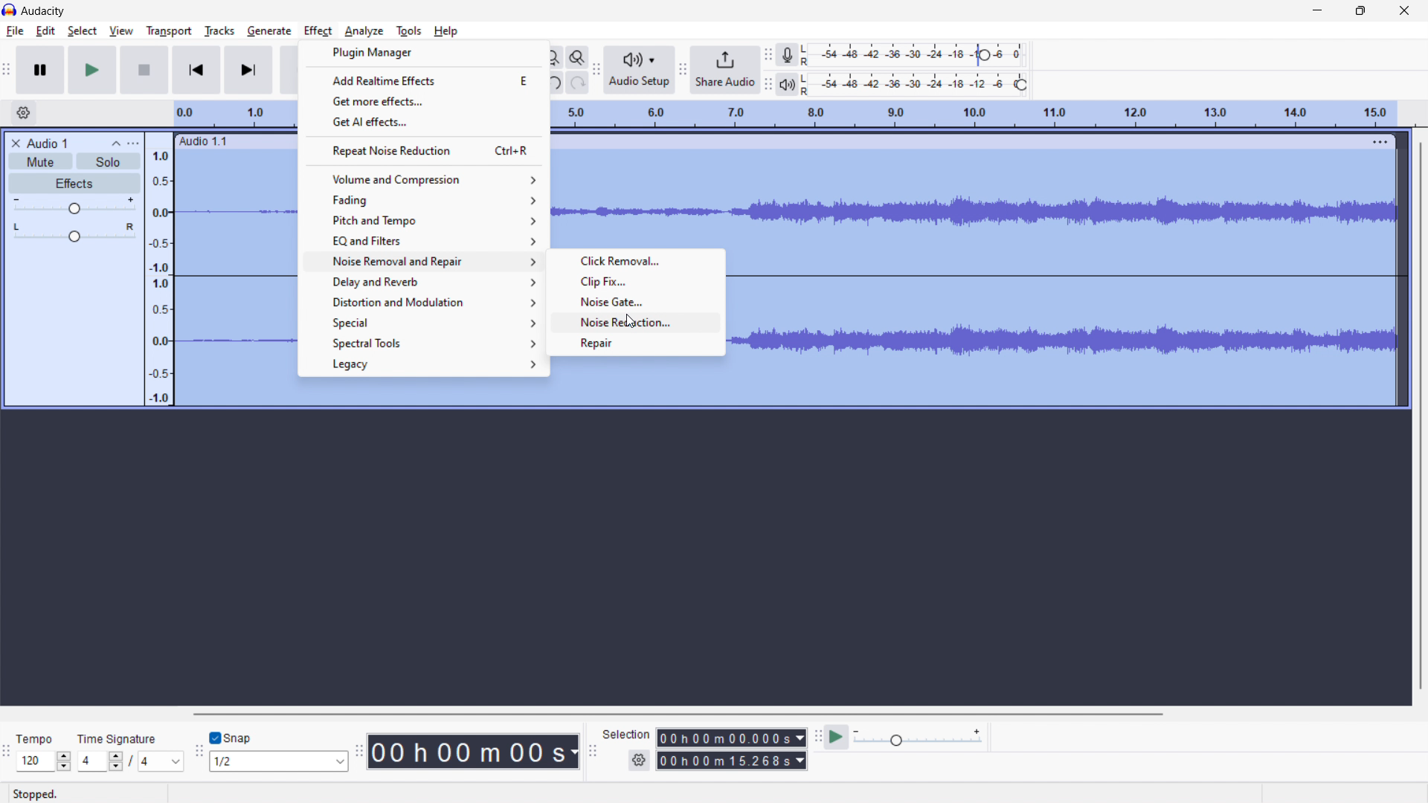 This screenshot has height=803, width=1428. I want to click on recording meter toolbar, so click(768, 55).